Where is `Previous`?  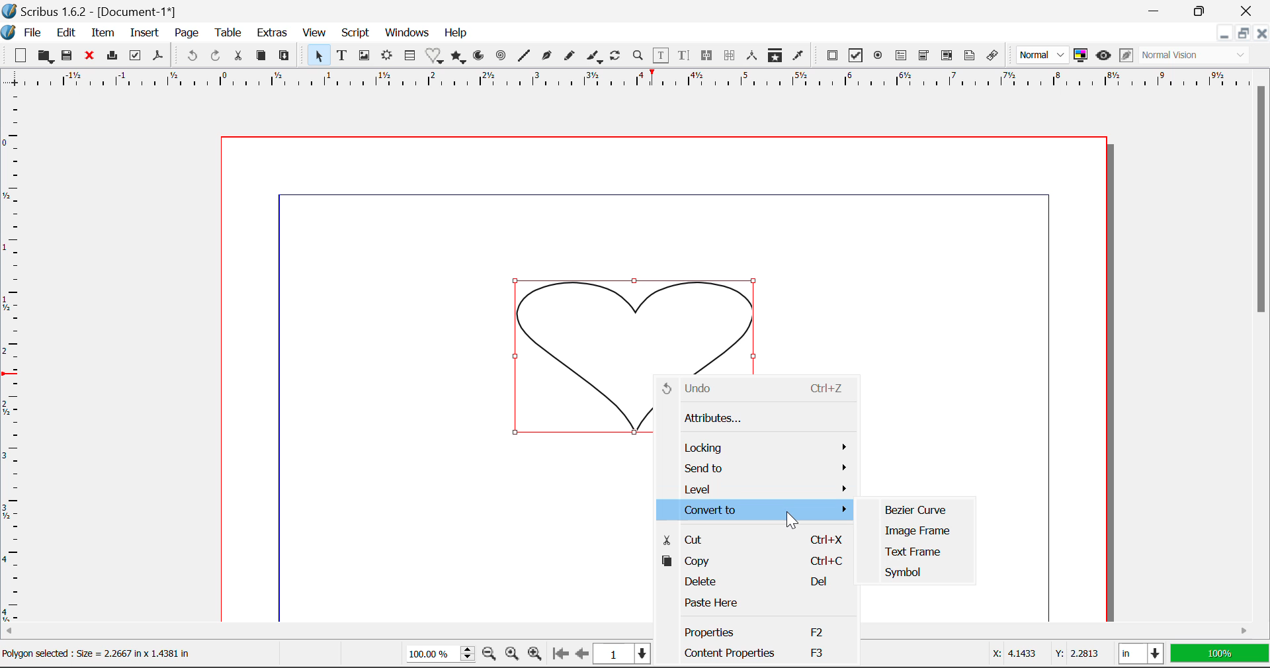 Previous is located at coordinates (583, 655).